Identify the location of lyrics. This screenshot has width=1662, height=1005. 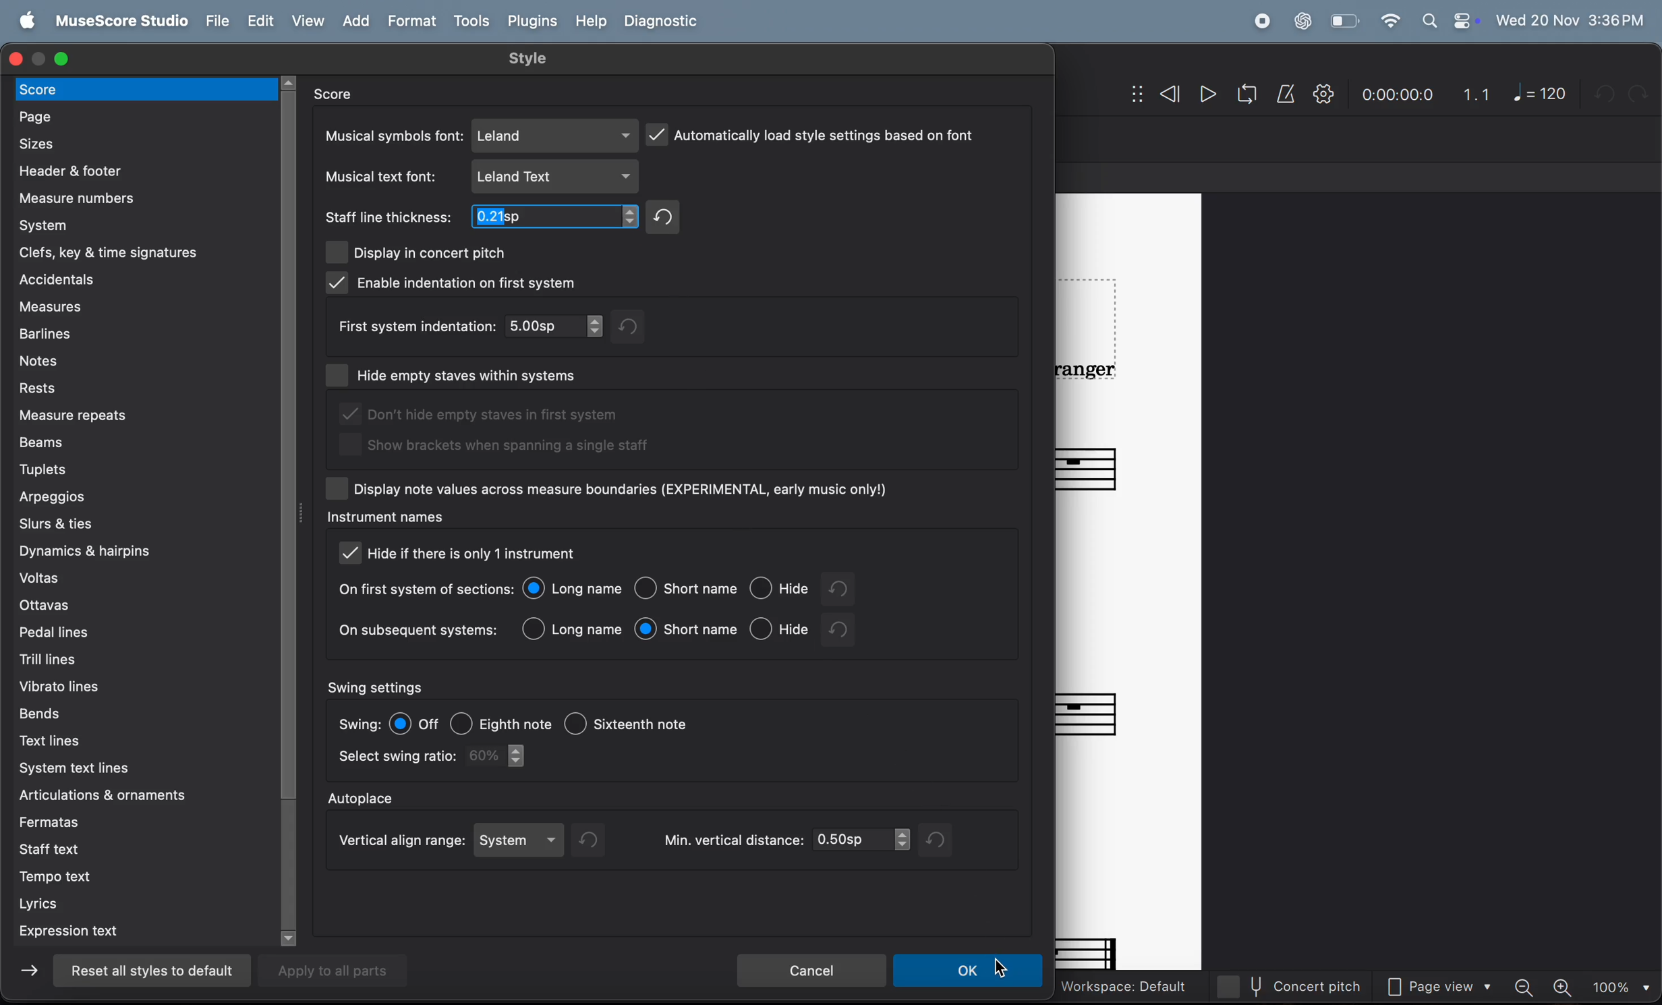
(138, 904).